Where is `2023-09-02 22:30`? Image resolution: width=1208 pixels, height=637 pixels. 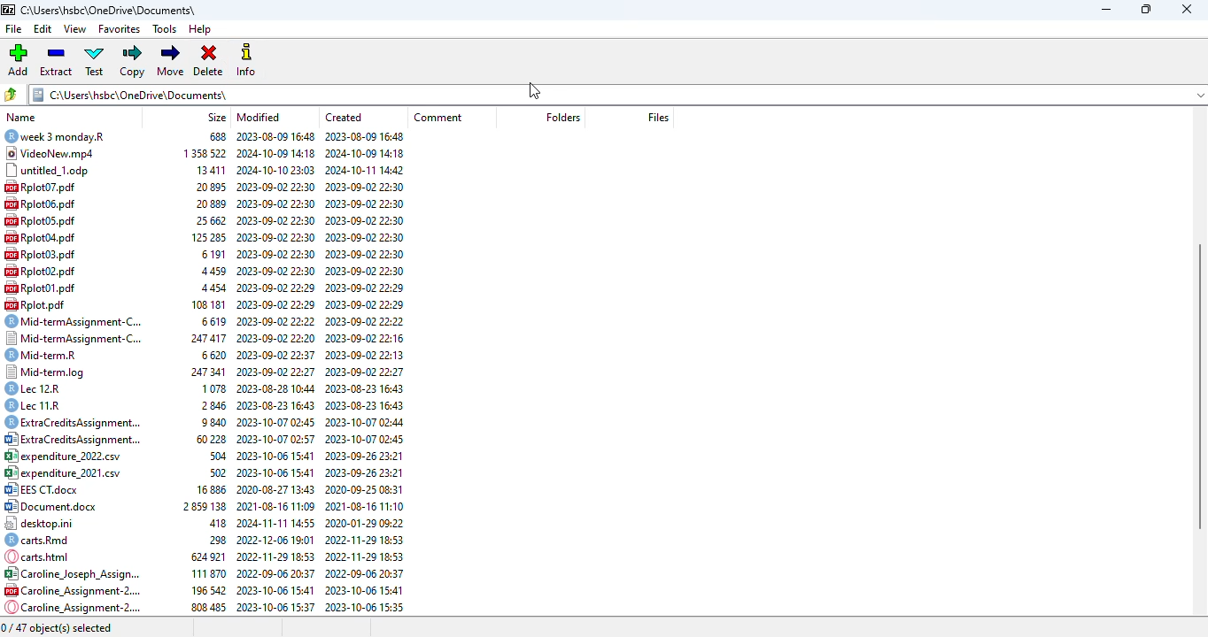 2023-09-02 22:30 is located at coordinates (276, 220).